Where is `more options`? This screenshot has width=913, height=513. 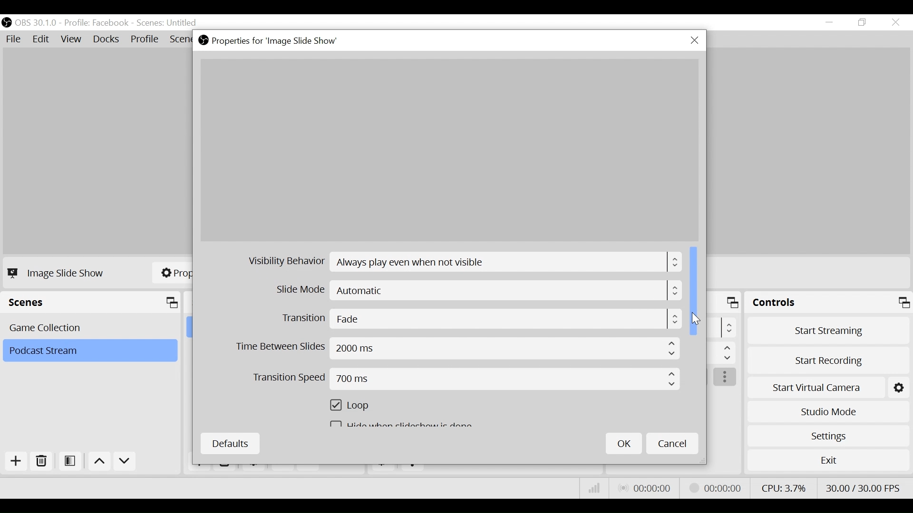
more options is located at coordinates (726, 378).